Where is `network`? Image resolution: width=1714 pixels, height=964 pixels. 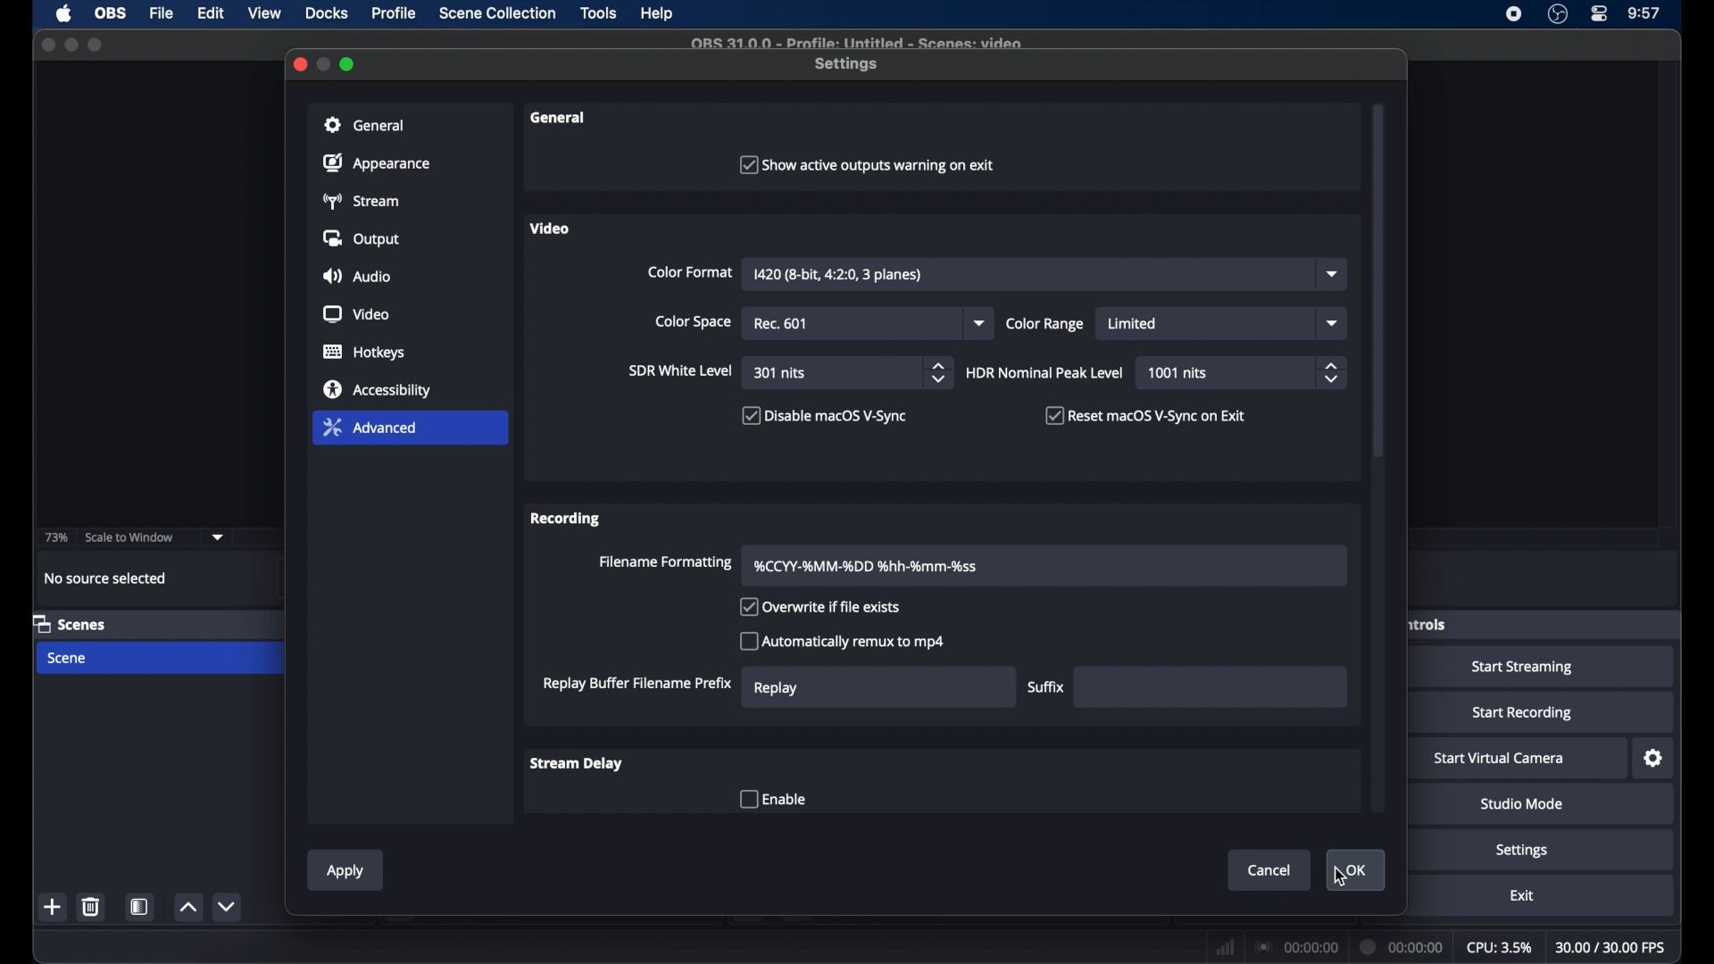 network is located at coordinates (1226, 946).